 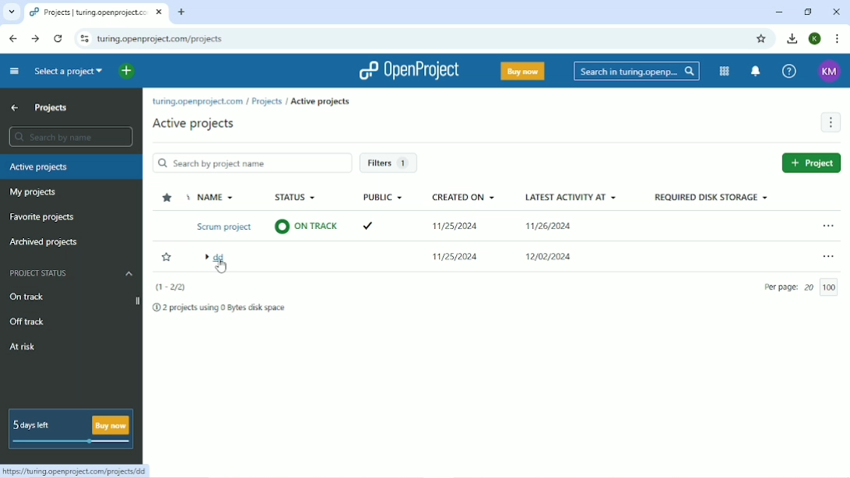 What do you see at coordinates (27, 322) in the screenshot?
I see `Off track` at bounding box center [27, 322].